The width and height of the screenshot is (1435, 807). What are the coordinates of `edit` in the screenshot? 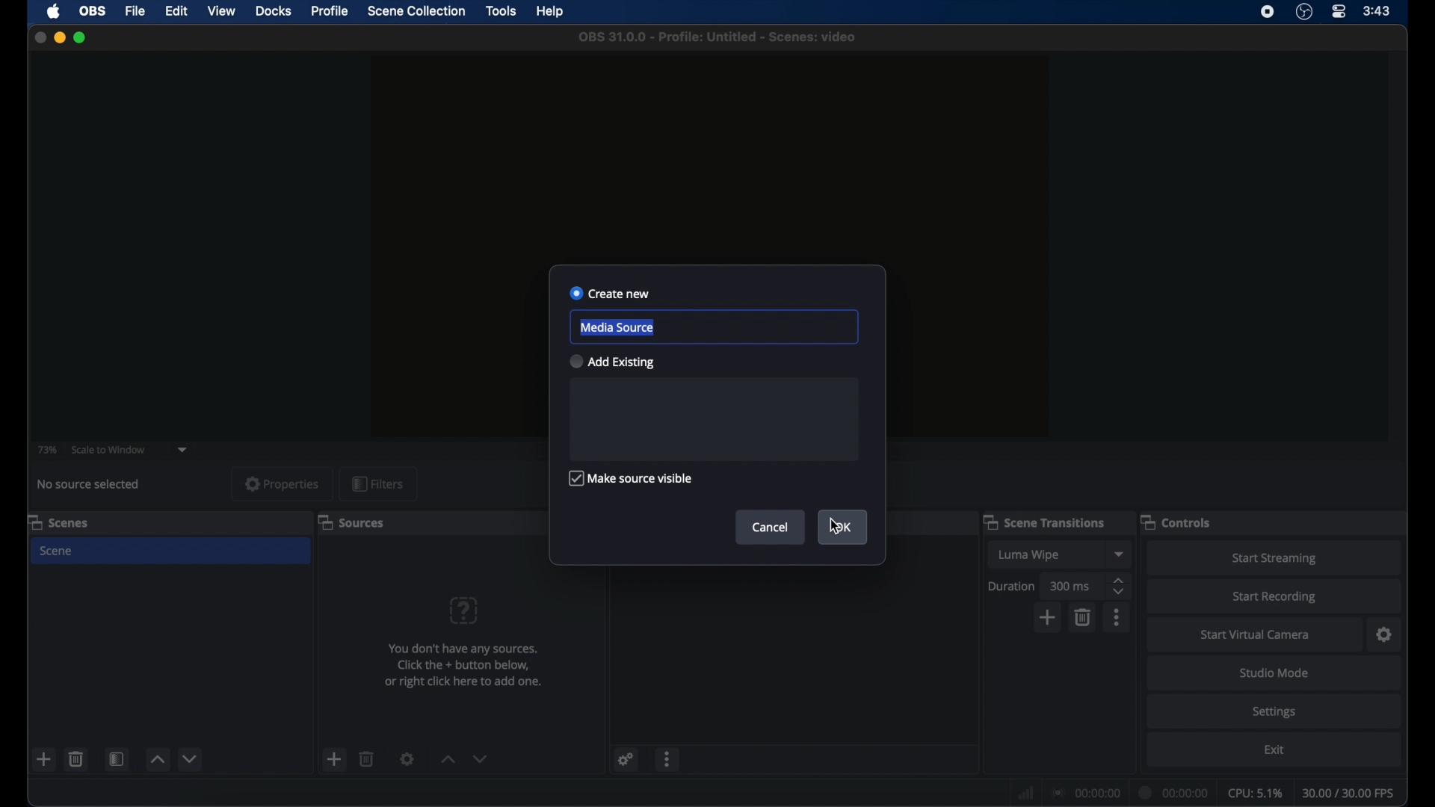 It's located at (176, 11).